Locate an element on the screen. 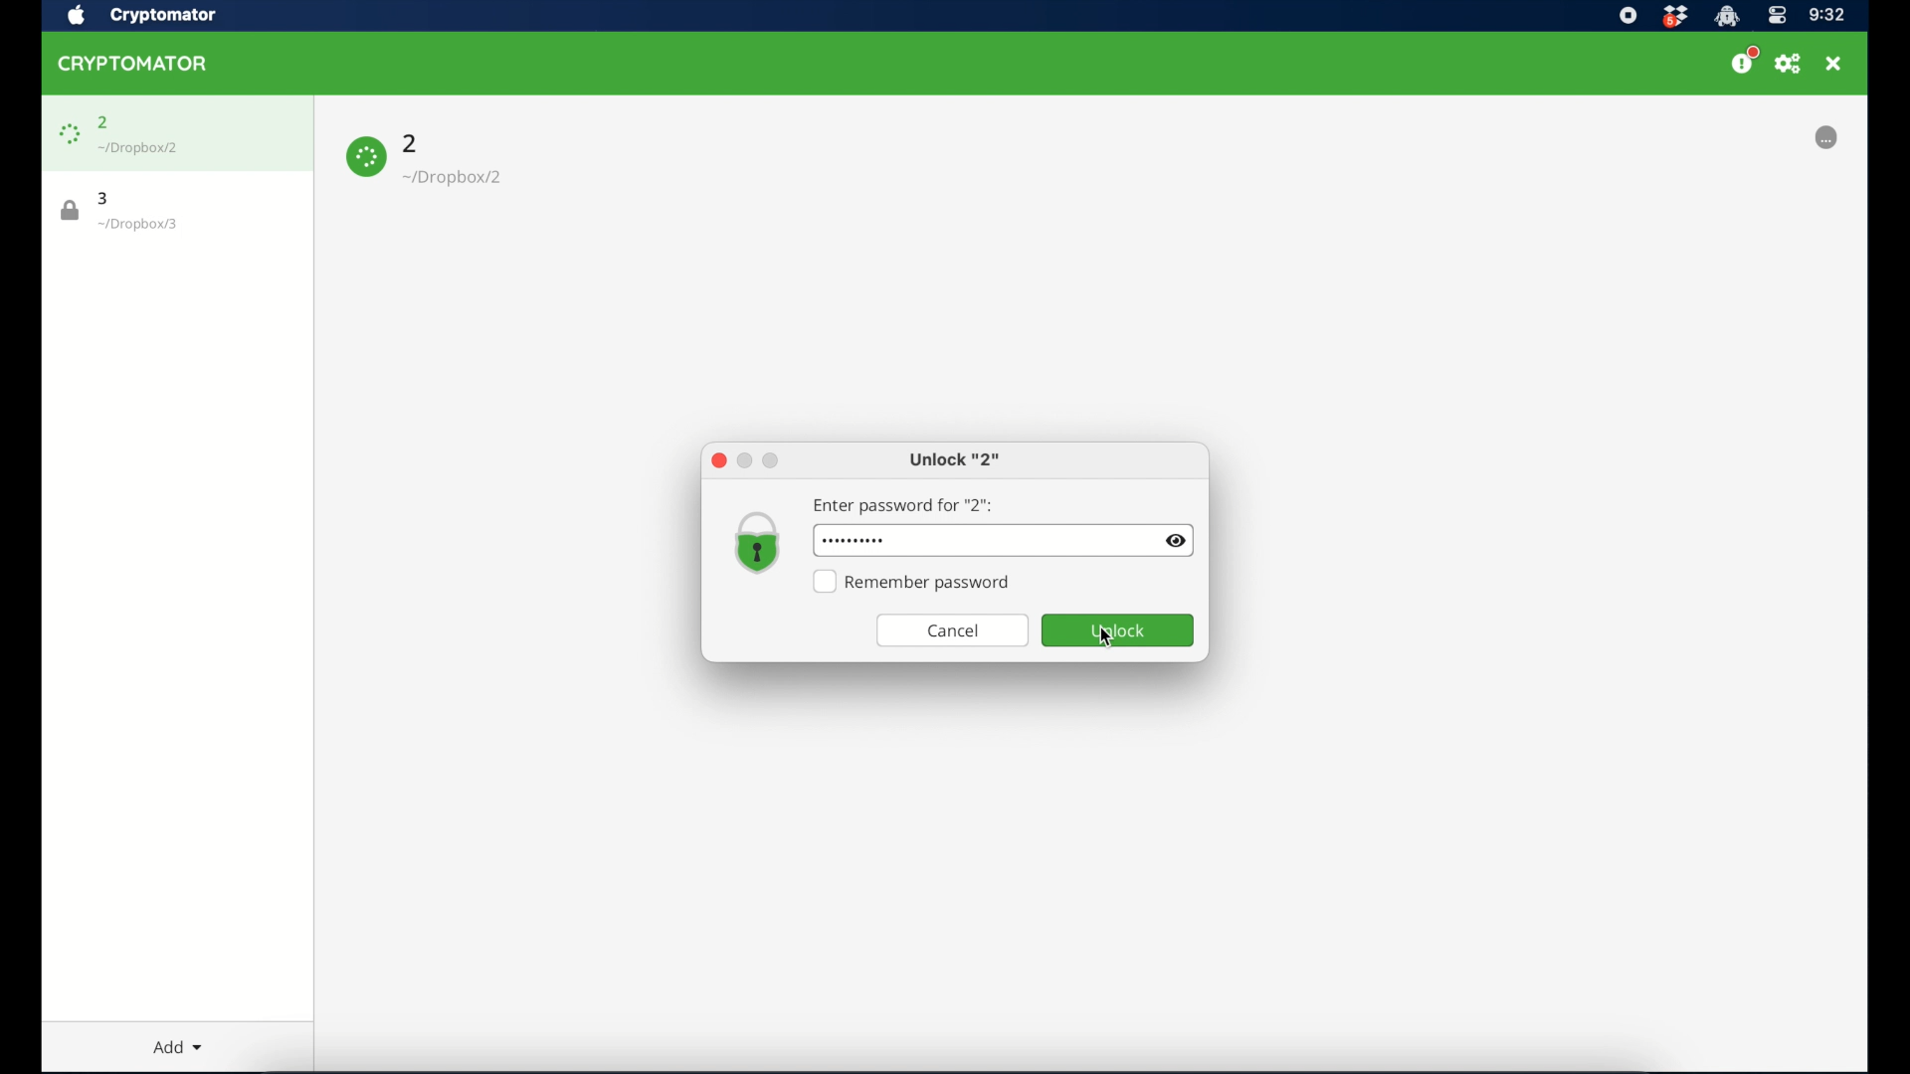 This screenshot has width=1910, height=1074. lock icon is located at coordinates (70, 211).